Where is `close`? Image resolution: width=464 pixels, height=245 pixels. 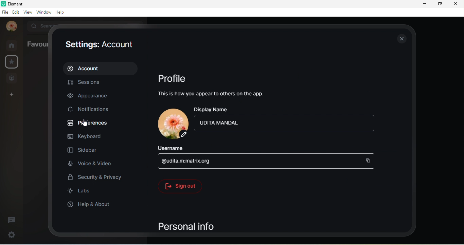
close is located at coordinates (456, 4).